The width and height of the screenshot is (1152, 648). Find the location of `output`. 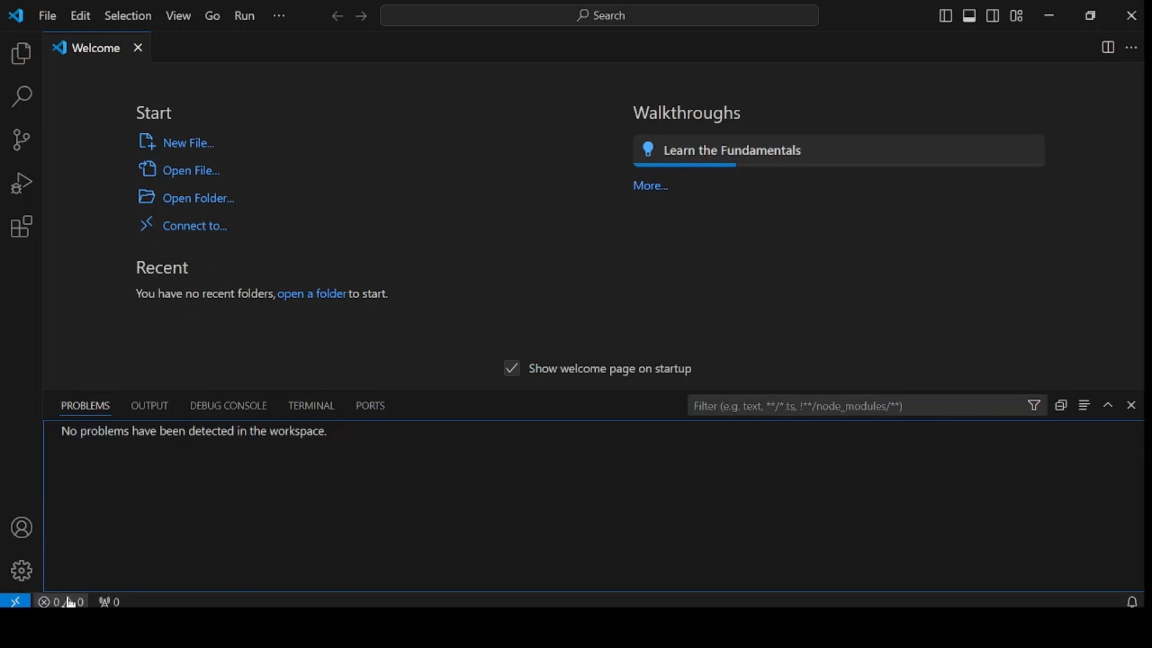

output is located at coordinates (151, 405).